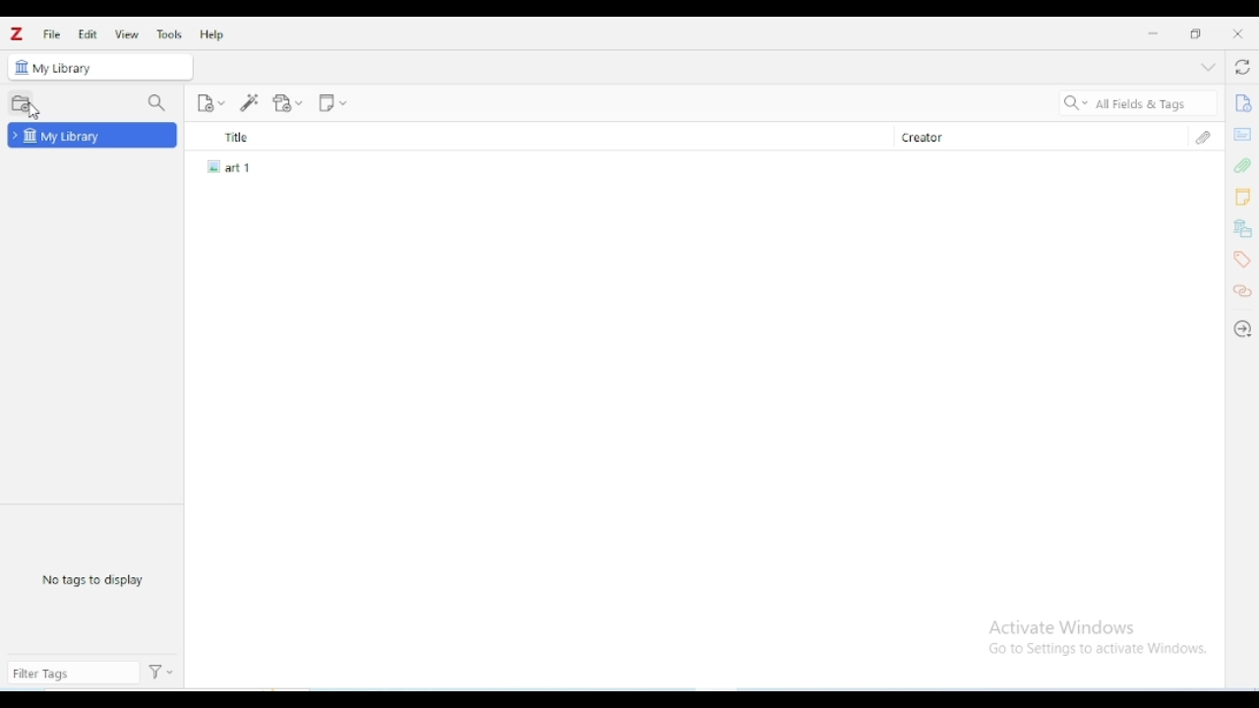 This screenshot has height=708, width=1259. I want to click on my library, so click(111, 66).